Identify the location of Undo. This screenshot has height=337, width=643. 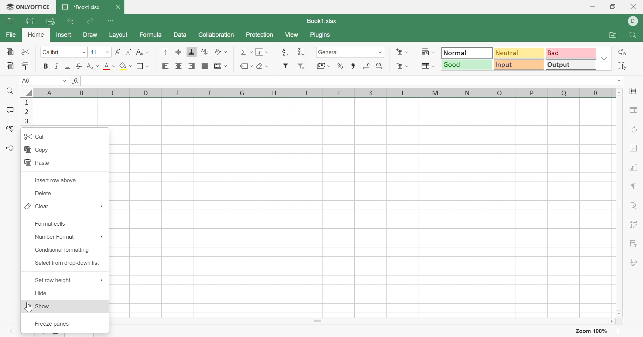
(71, 21).